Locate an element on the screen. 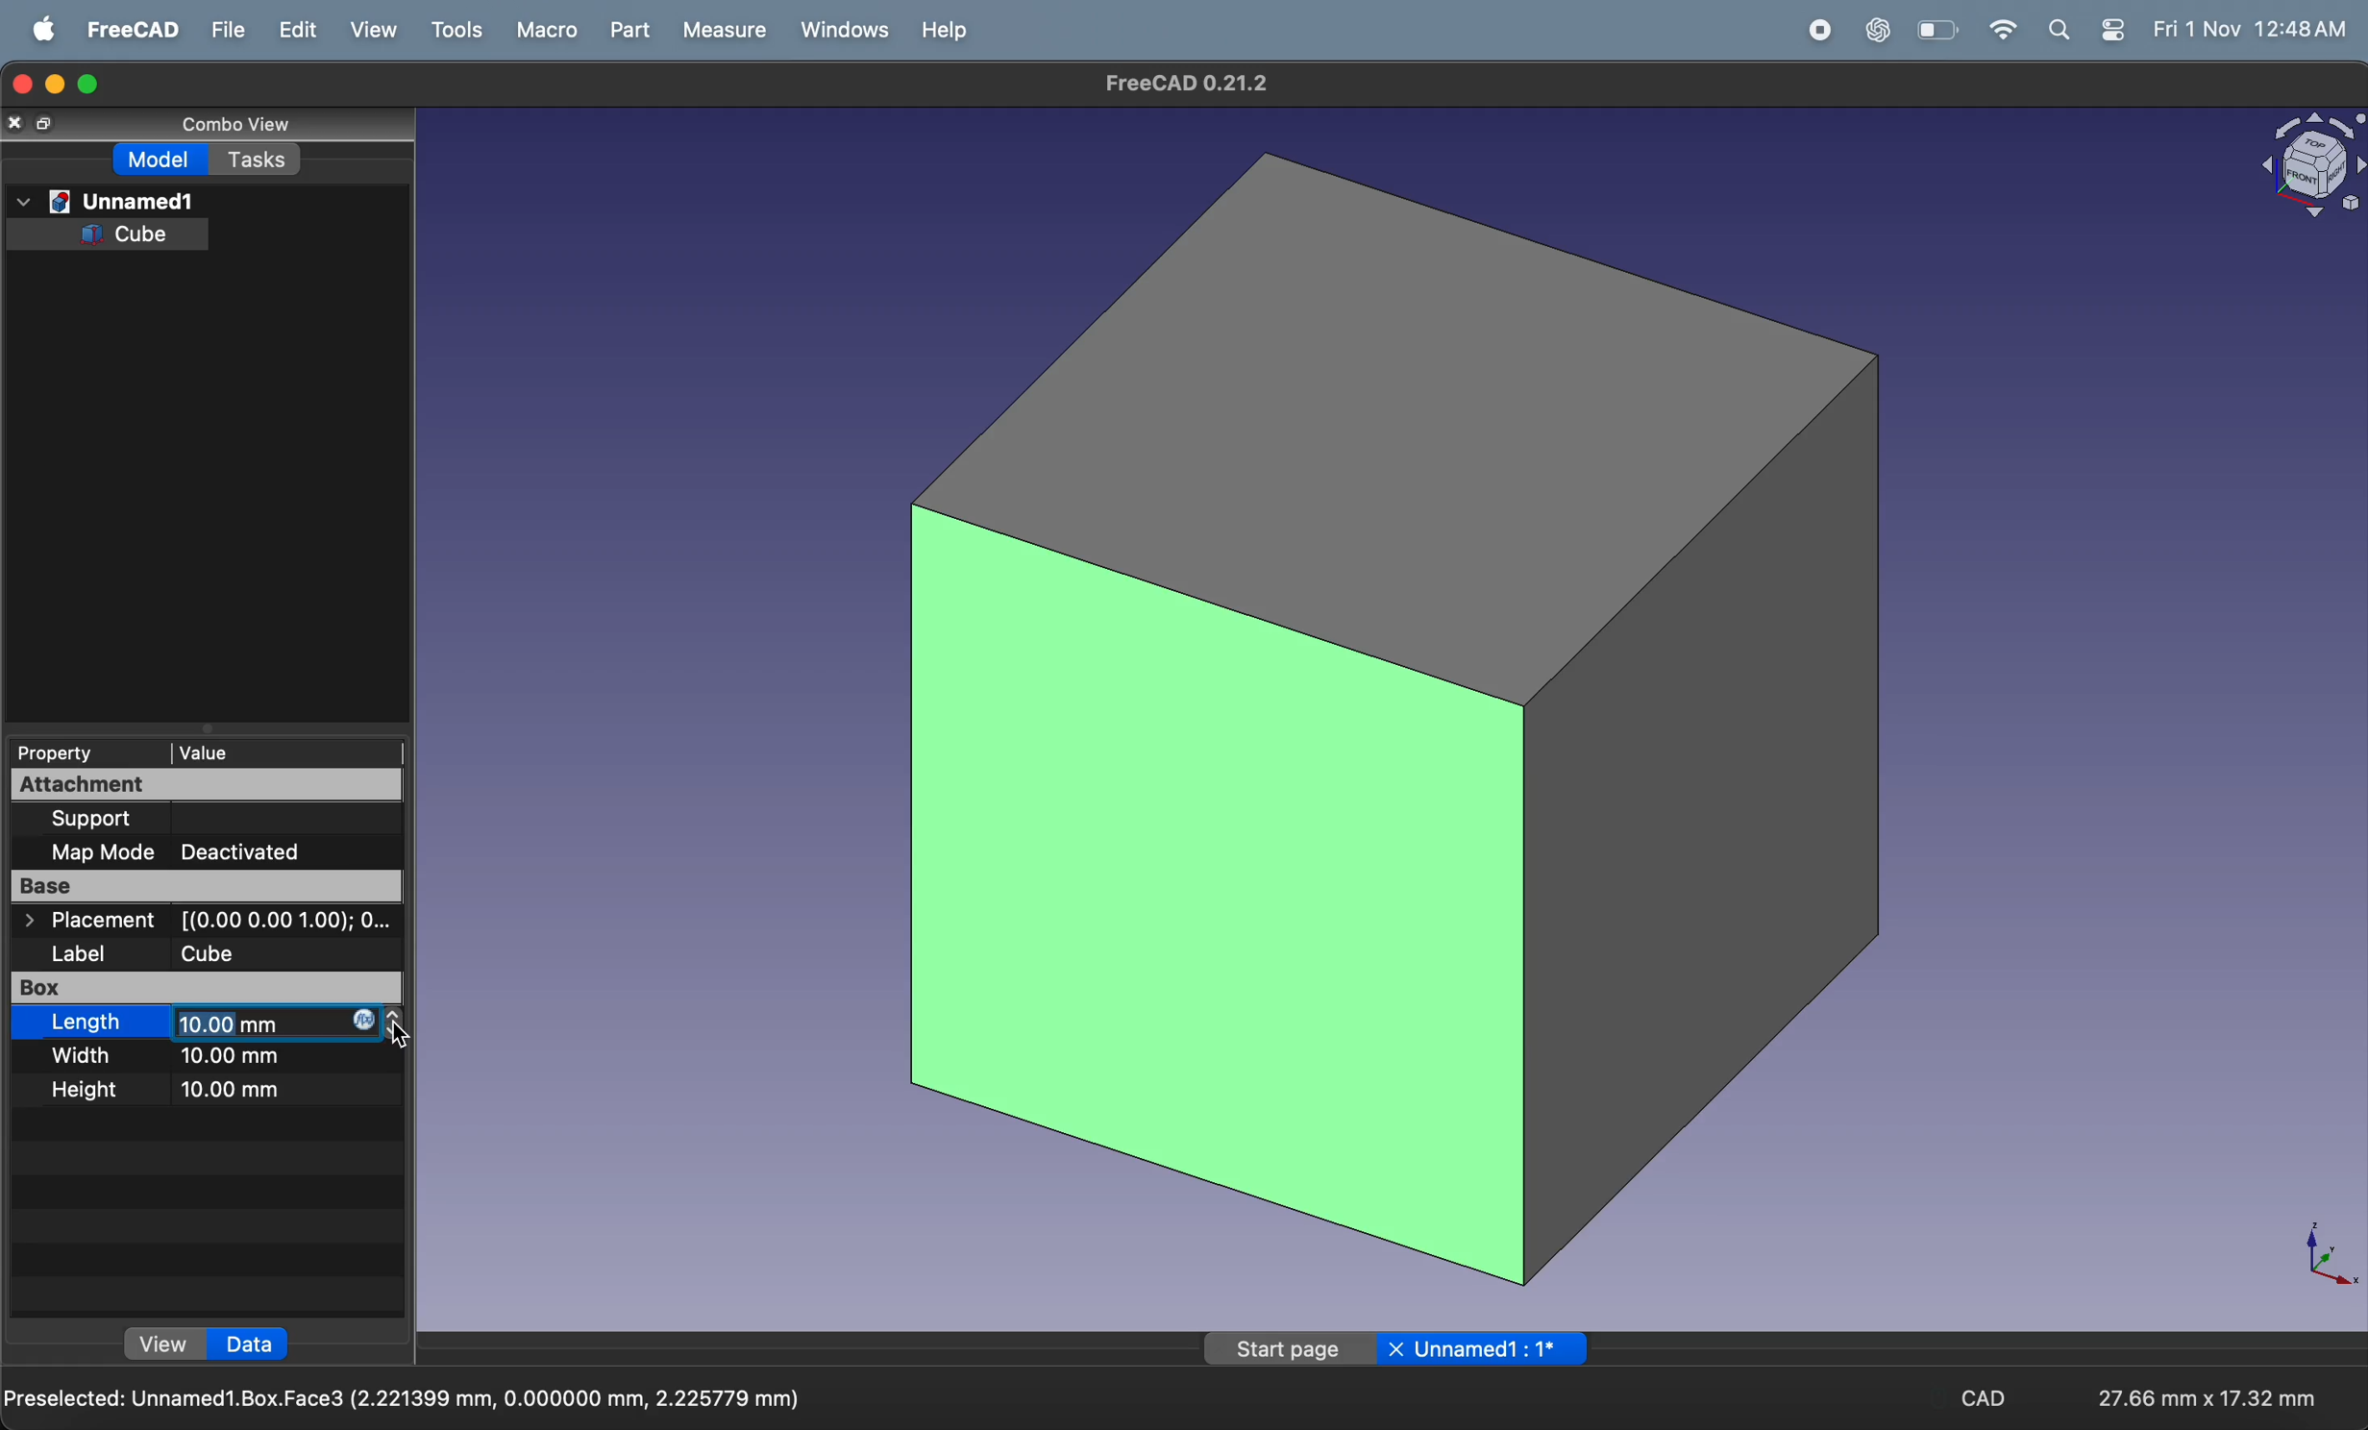 The image size is (2368, 1430). model is located at coordinates (164, 161).